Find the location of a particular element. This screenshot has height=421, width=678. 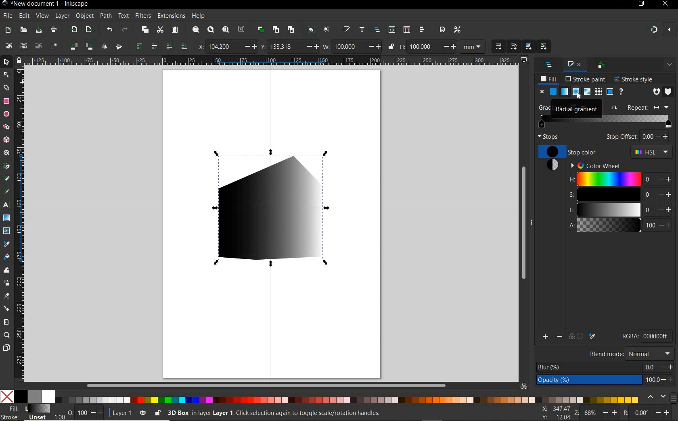

ZOOM is located at coordinates (575, 413).